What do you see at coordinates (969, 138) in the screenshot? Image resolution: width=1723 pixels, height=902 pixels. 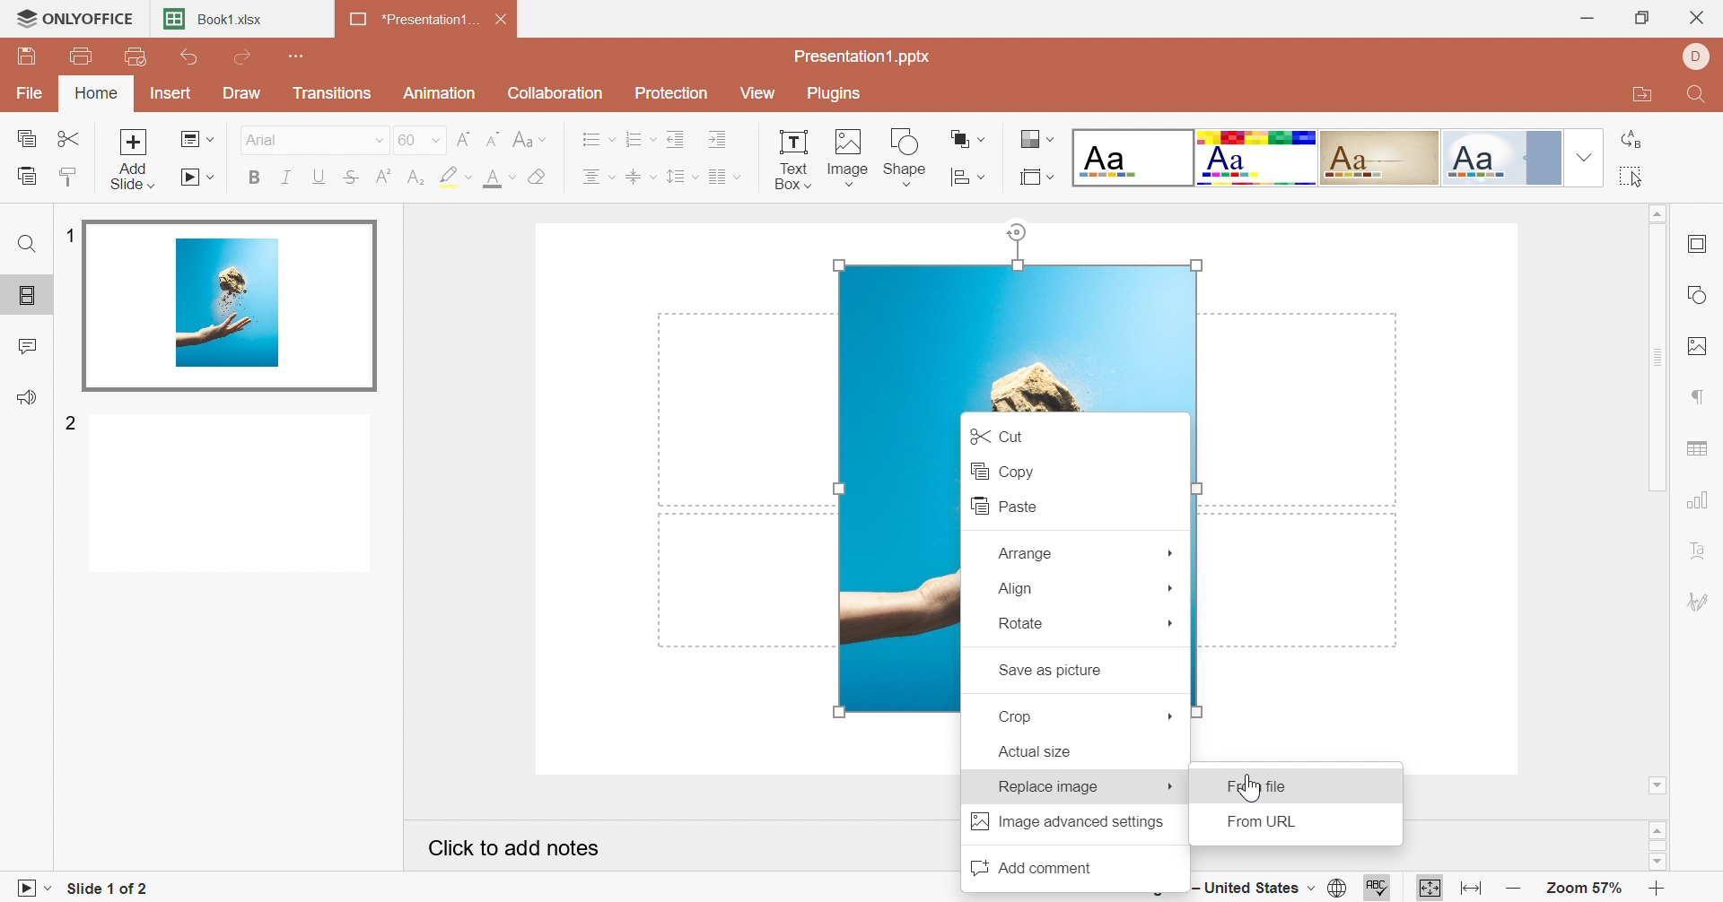 I see `Align shape` at bounding box center [969, 138].